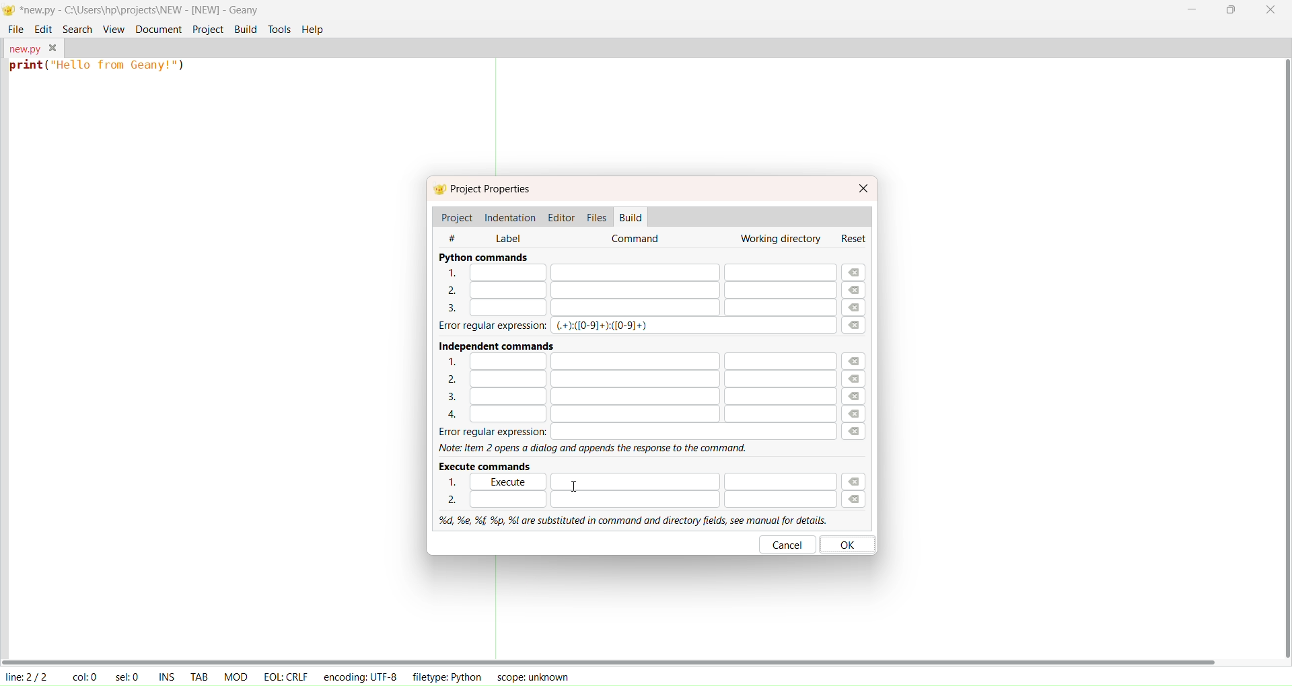 This screenshot has height=686, width=1292. I want to click on 1., so click(456, 482).